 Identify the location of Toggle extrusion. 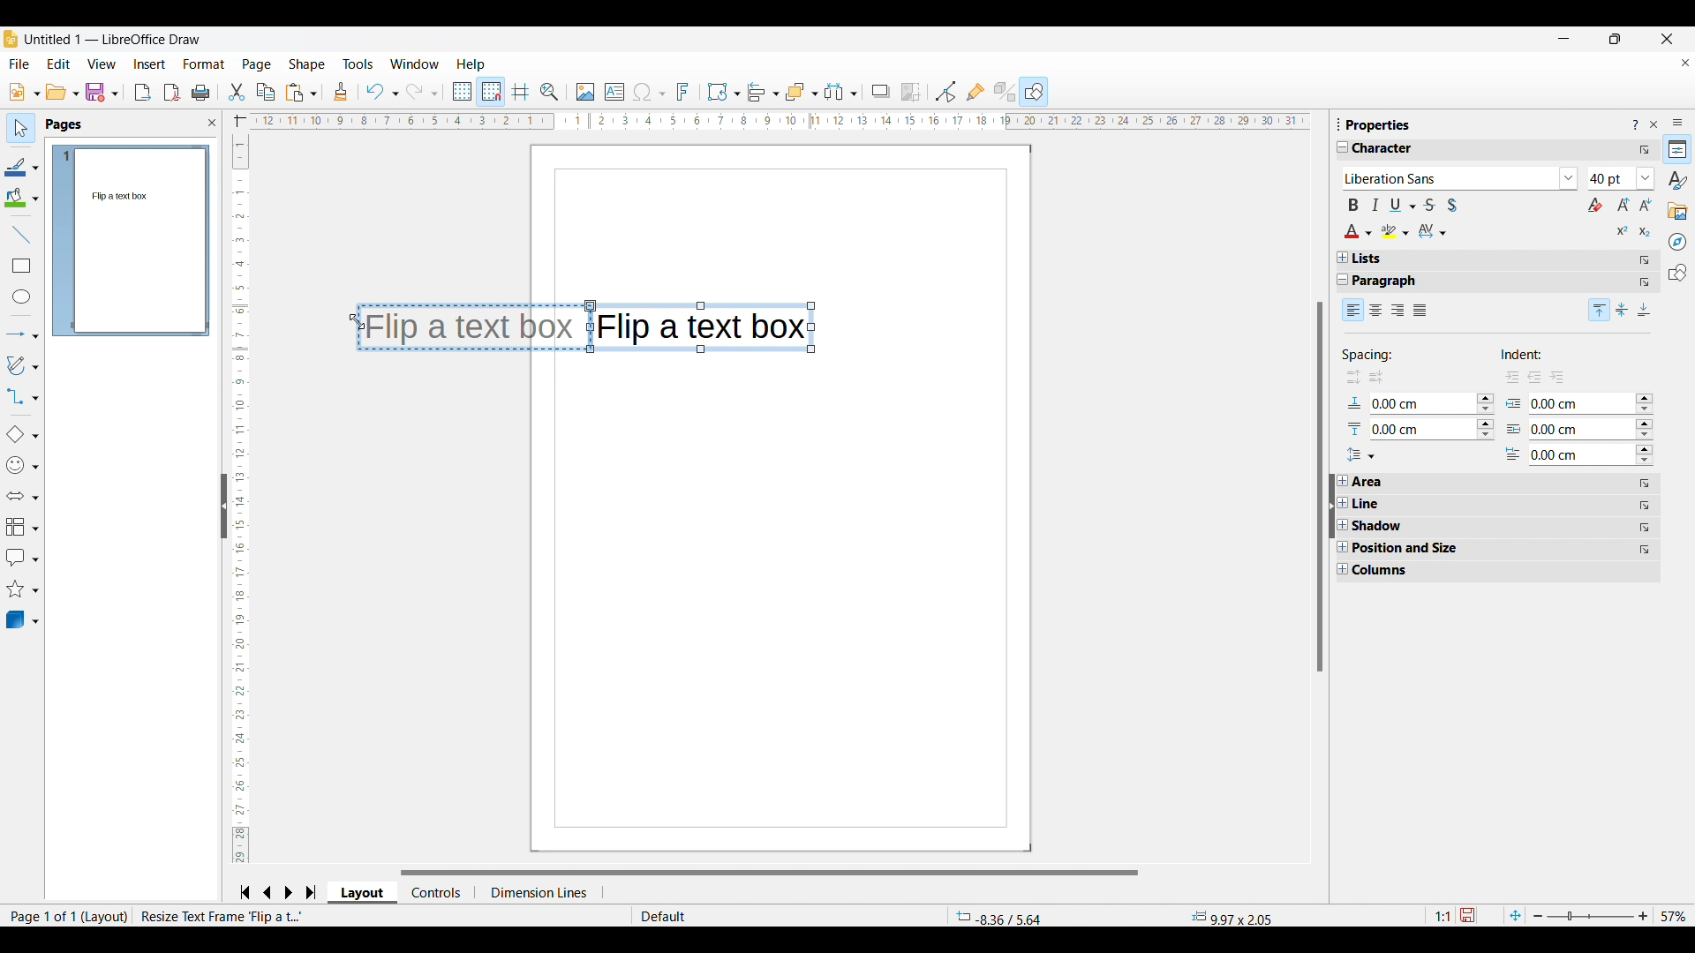
(1006, 92).